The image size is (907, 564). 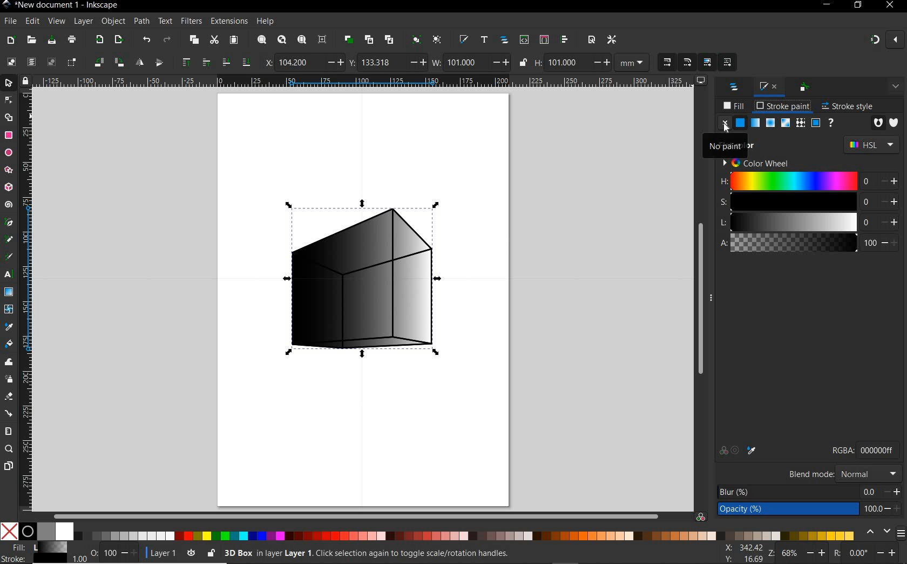 What do you see at coordinates (416, 39) in the screenshot?
I see `GROUP` at bounding box center [416, 39].